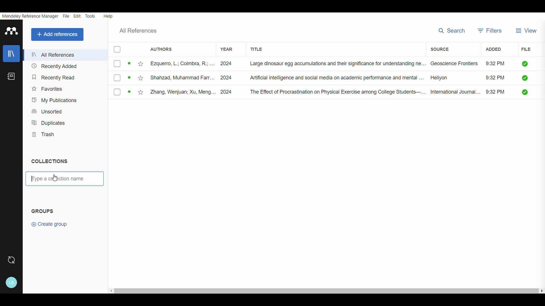 This screenshot has height=306, width=545. I want to click on Zhang, Wenjuan; Xu, Meng..., so click(175, 92).